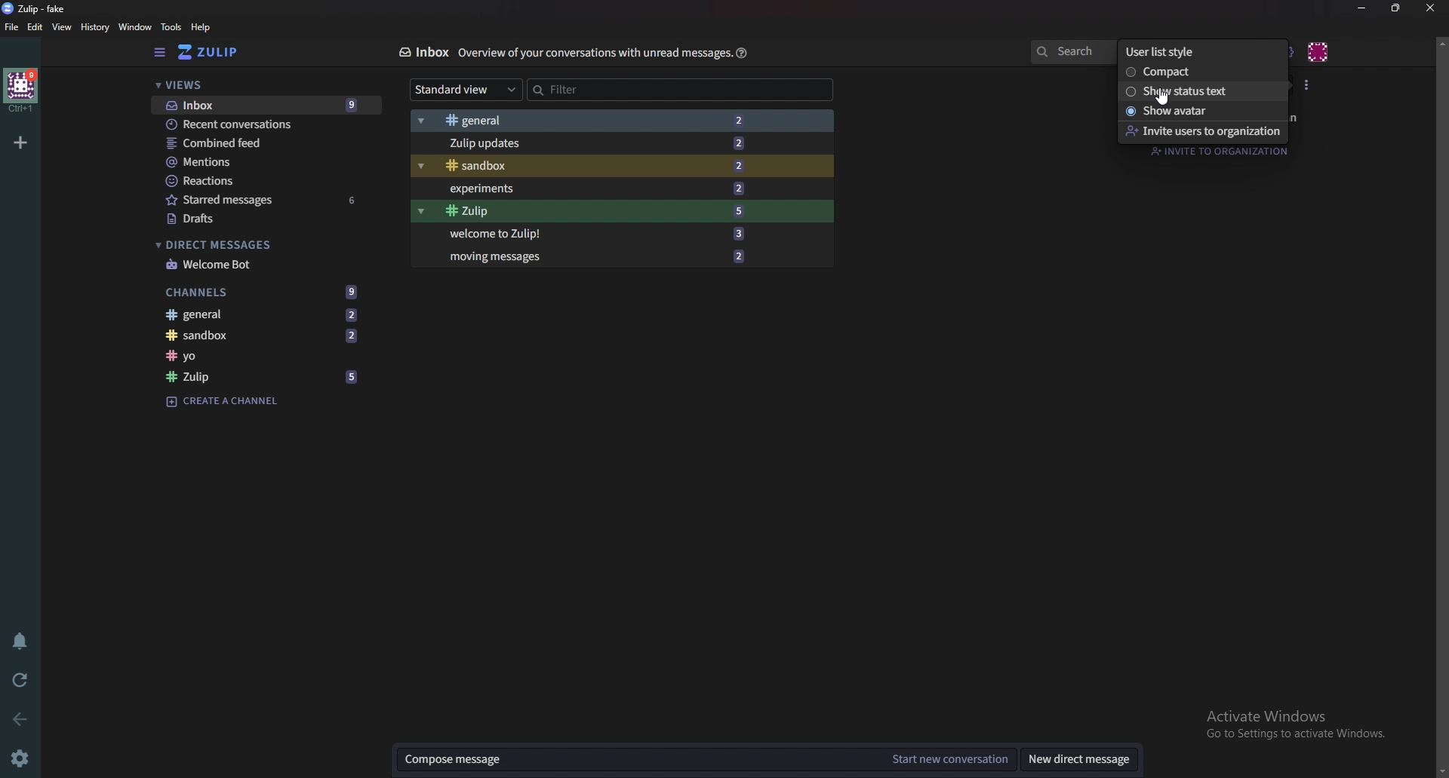 Image resolution: width=1449 pixels, height=778 pixels. Describe the element at coordinates (223, 403) in the screenshot. I see `Create a channel` at that location.